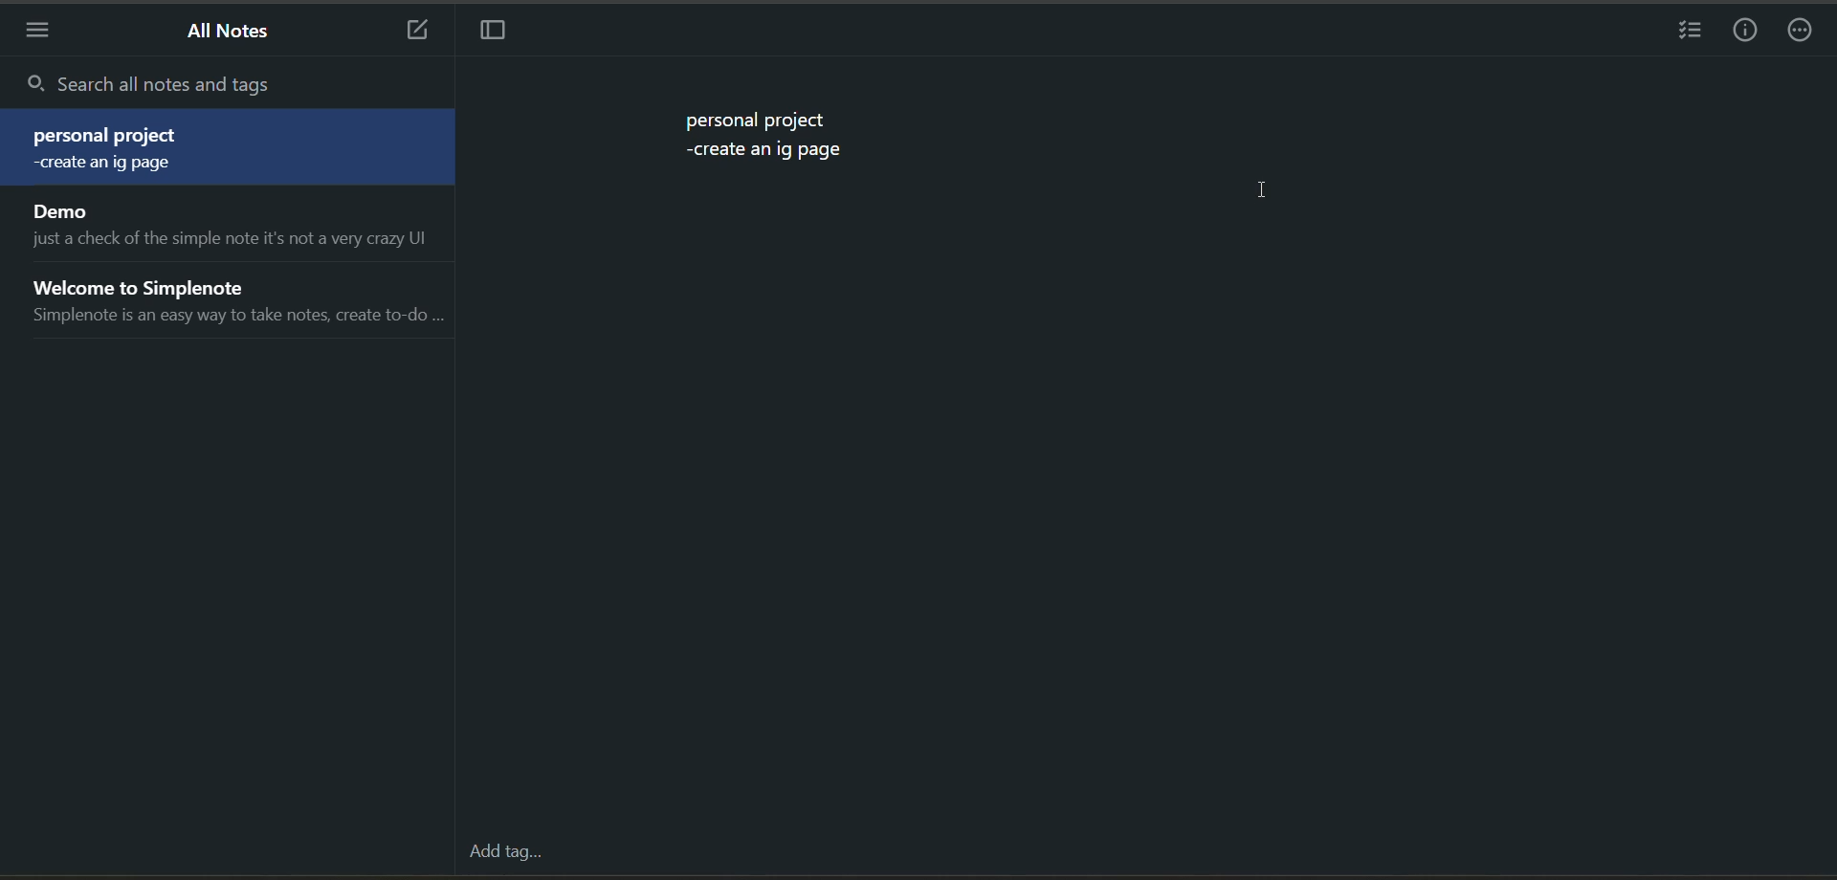 This screenshot has width=1837, height=880. What do you see at coordinates (234, 298) in the screenshot?
I see `note 3` at bounding box center [234, 298].